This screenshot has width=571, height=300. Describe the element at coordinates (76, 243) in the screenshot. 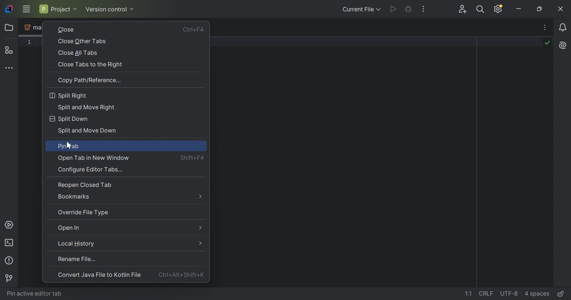

I see `local history` at that location.